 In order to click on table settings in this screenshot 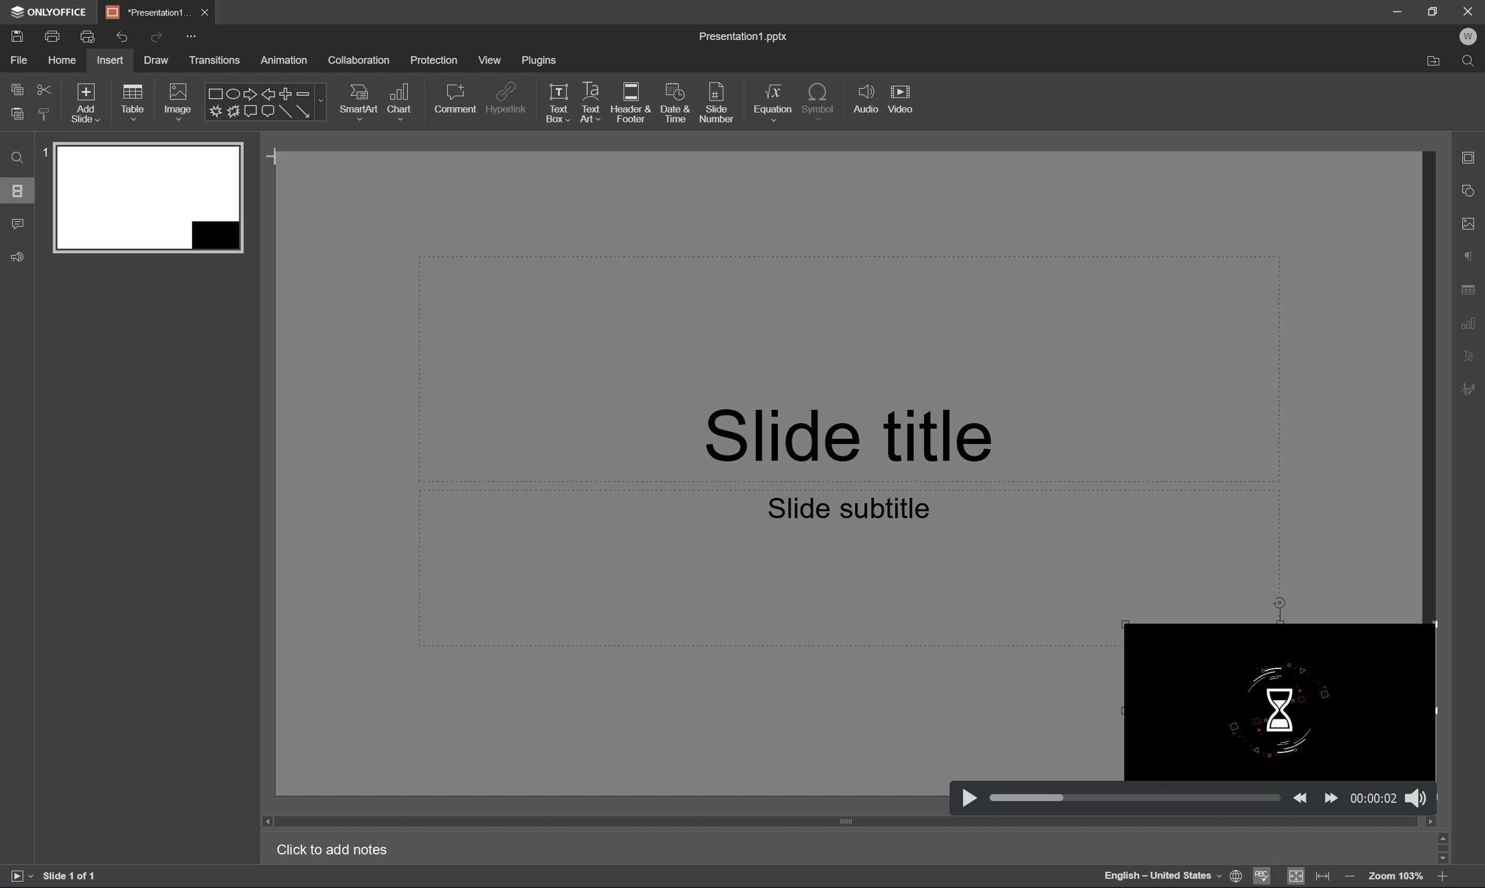, I will do `click(1470, 289)`.